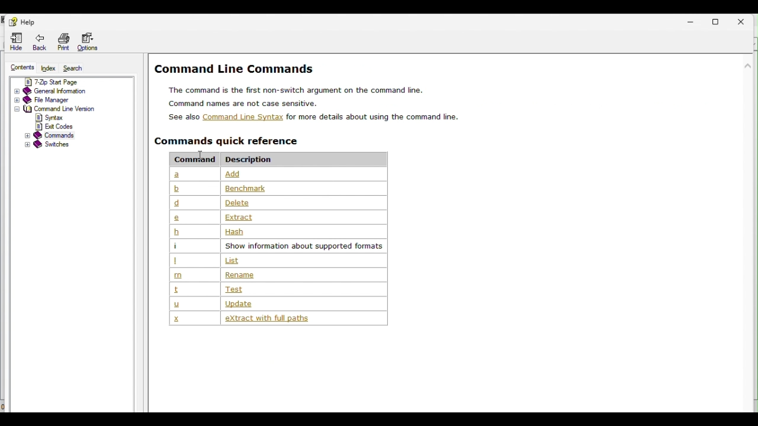  Describe the element at coordinates (303, 246) in the screenshot. I see `description` at that location.